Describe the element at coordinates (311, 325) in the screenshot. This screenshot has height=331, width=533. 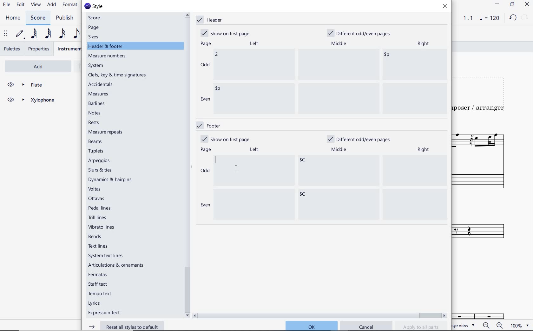
I see `ok` at that location.